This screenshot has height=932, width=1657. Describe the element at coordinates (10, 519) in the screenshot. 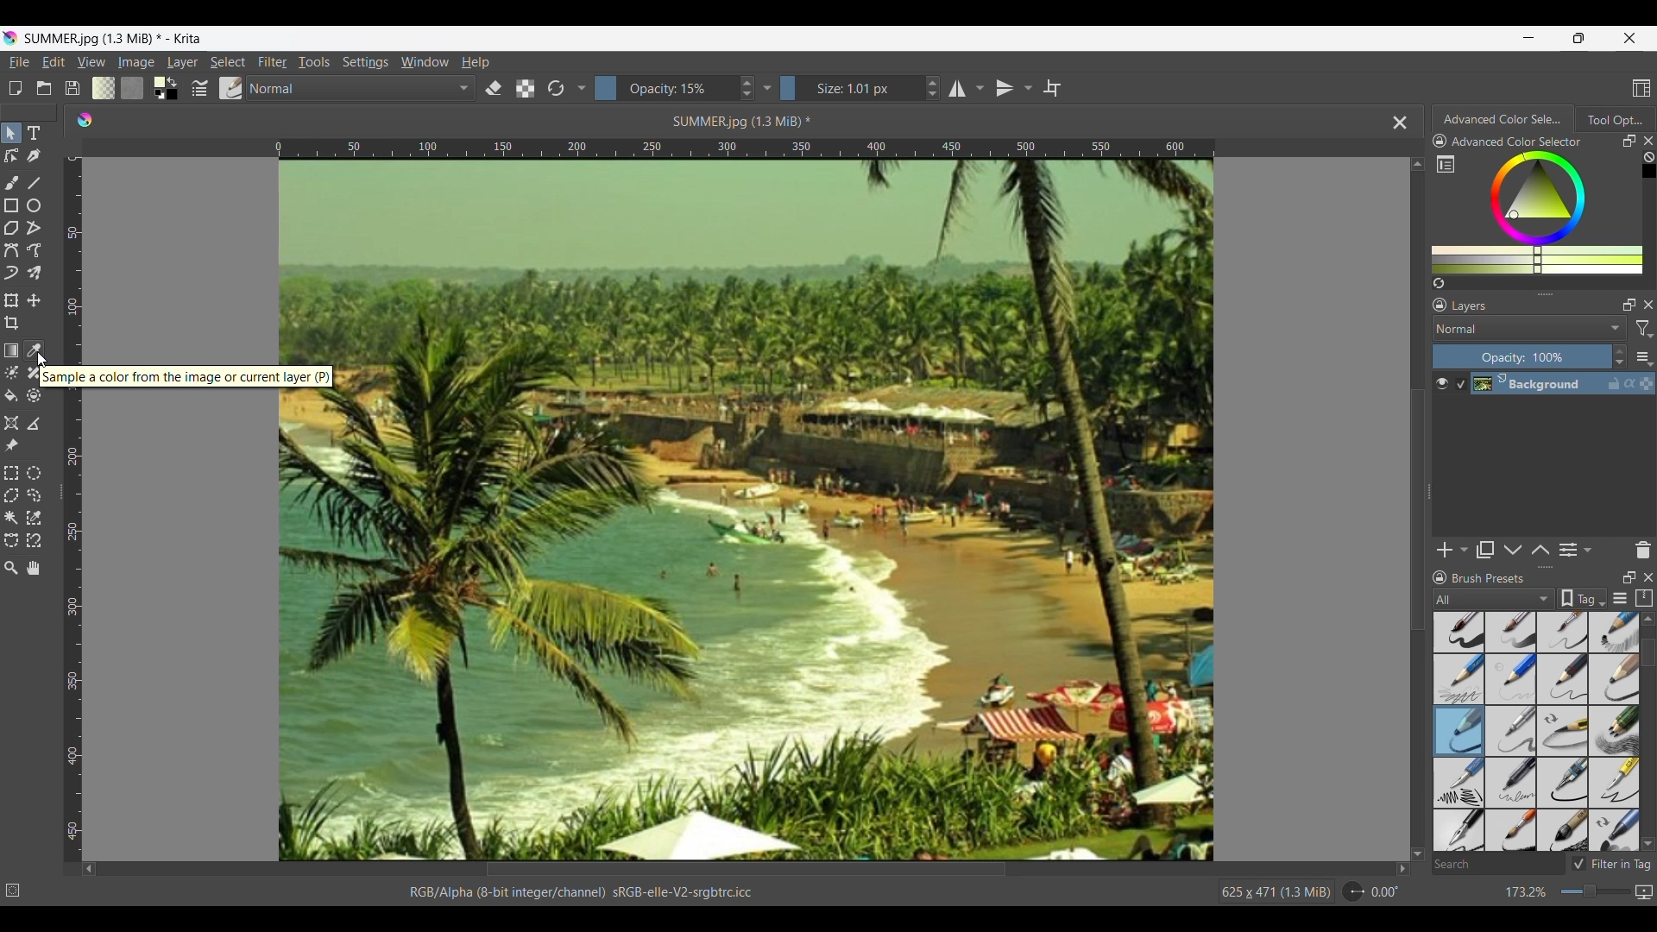

I see `Contiguous selection tool` at that location.